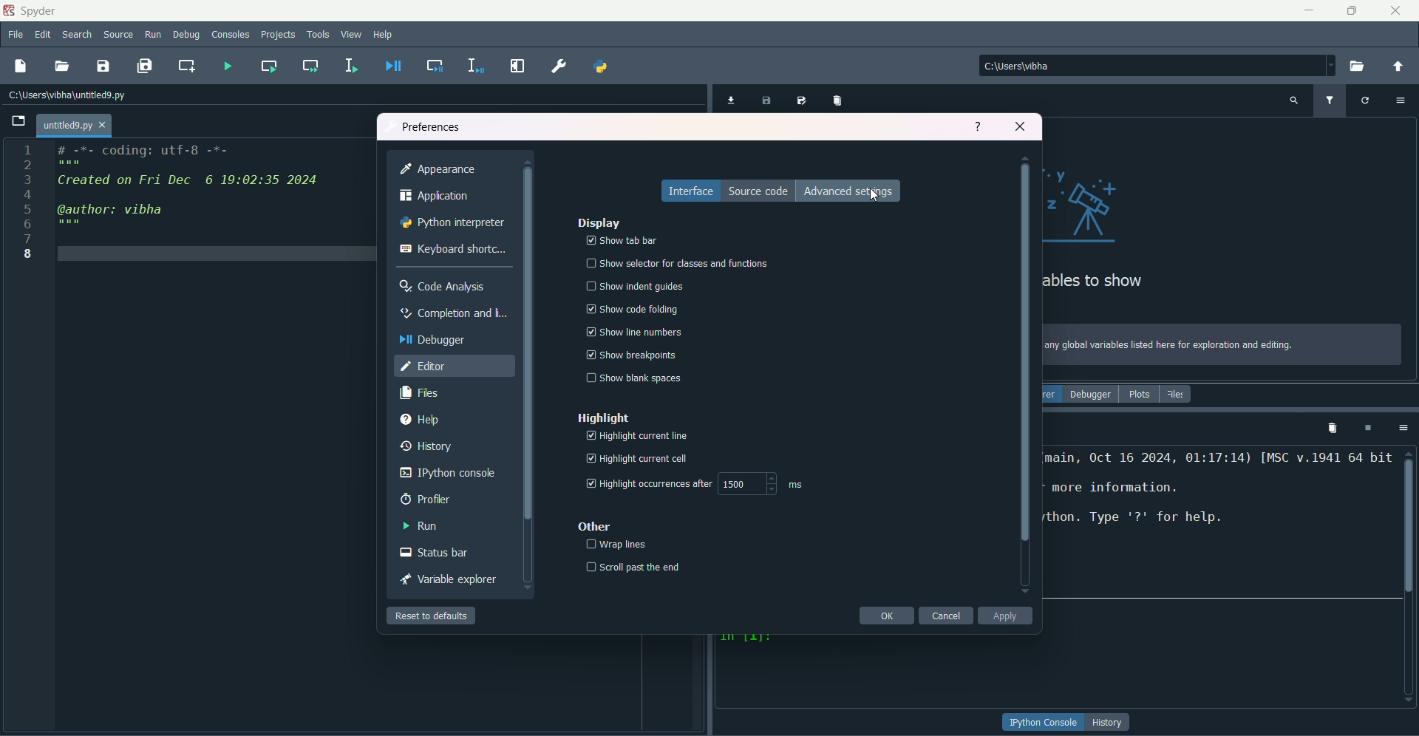 The width and height of the screenshot is (1419, 736). Describe the element at coordinates (1309, 10) in the screenshot. I see `minimize` at that location.